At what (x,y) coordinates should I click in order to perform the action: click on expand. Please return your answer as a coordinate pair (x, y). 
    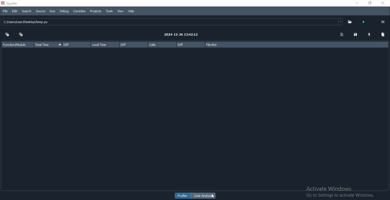
    Looking at the image, I should click on (21, 35).